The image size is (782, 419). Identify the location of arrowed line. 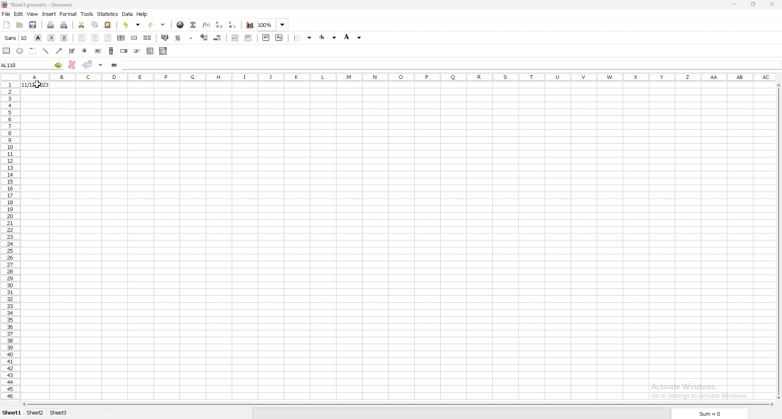
(60, 50).